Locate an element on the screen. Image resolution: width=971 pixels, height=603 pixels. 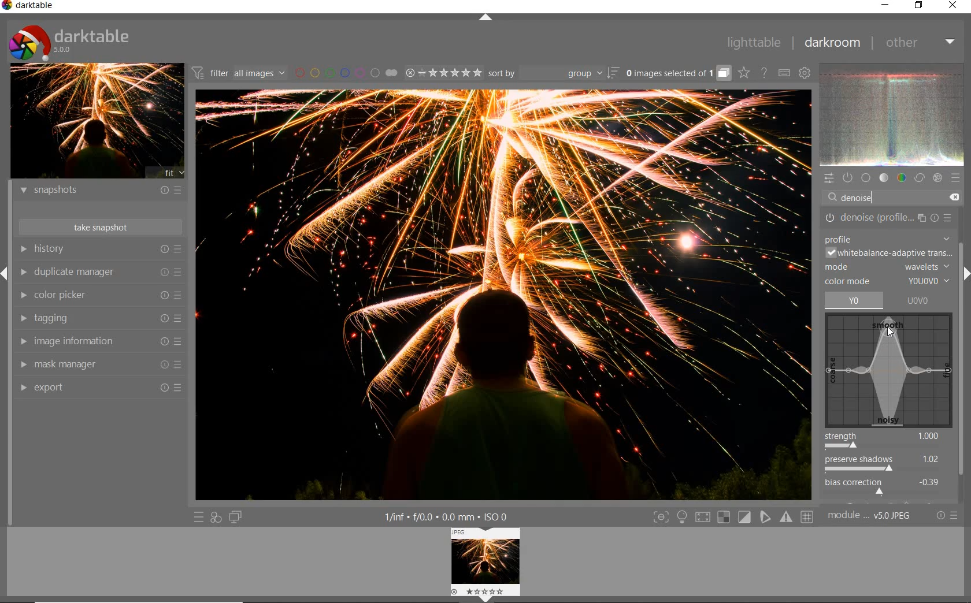
selected image is located at coordinates (503, 294).